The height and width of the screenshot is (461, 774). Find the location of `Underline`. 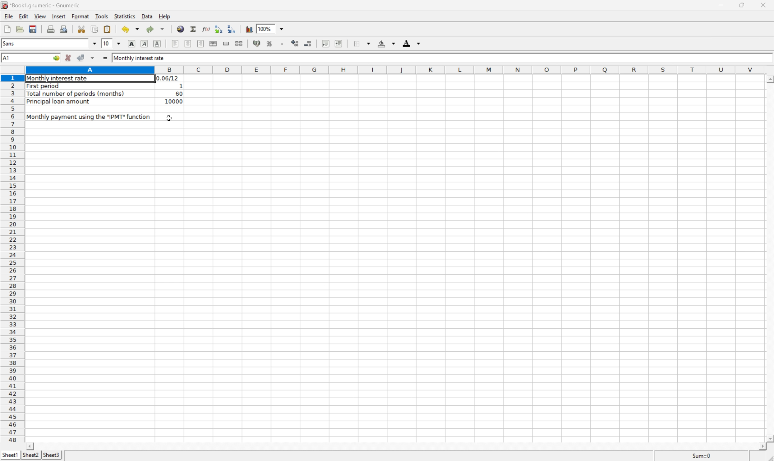

Underline is located at coordinates (157, 43).